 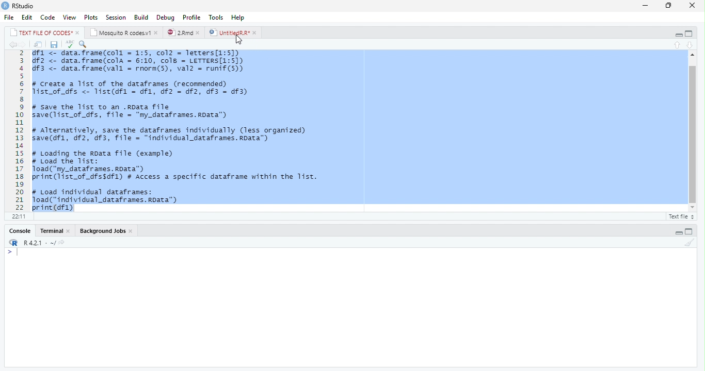 I want to click on TEXT FILE OF CODES*, so click(x=43, y=32).